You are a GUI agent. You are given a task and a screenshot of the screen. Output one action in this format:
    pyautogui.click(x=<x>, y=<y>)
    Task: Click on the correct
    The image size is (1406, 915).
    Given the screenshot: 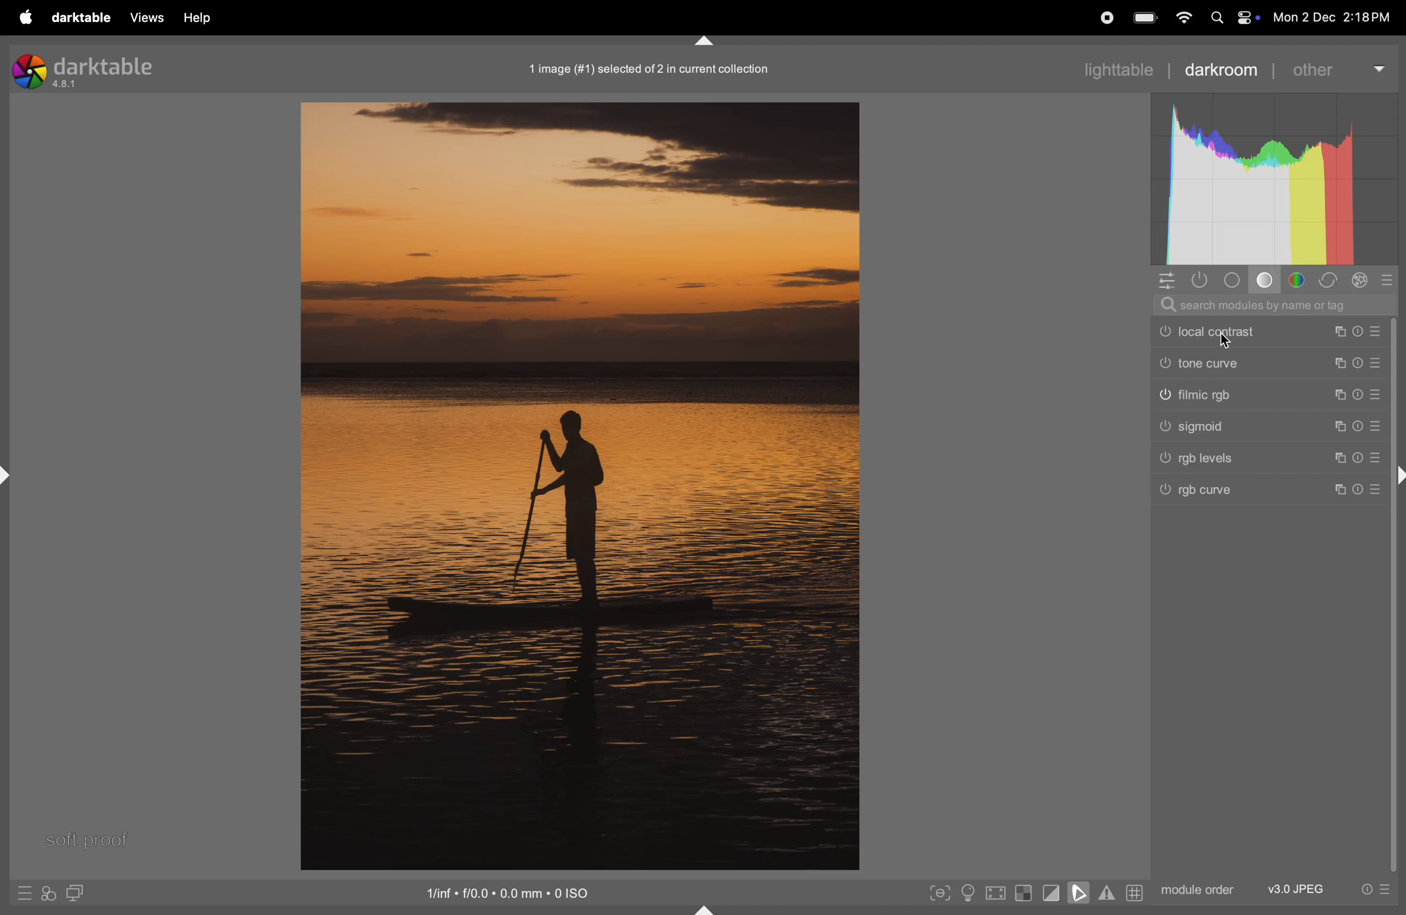 What is the action you would take?
    pyautogui.click(x=1331, y=280)
    